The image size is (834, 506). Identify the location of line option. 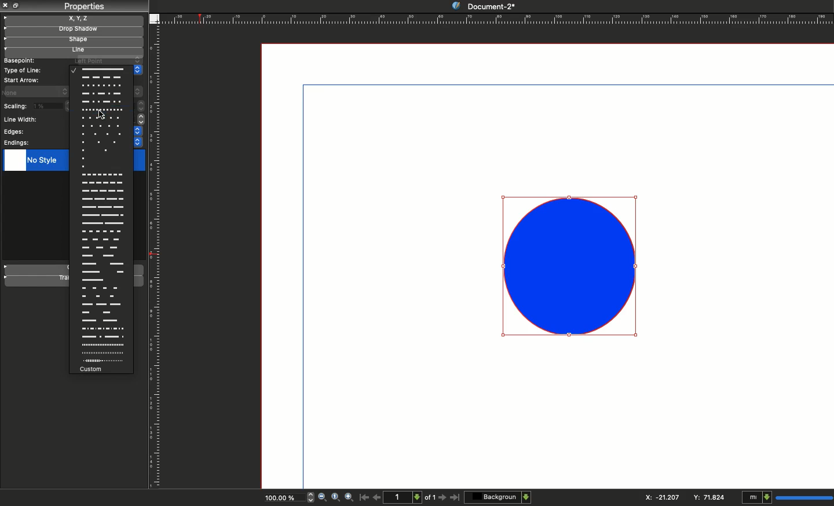
(102, 247).